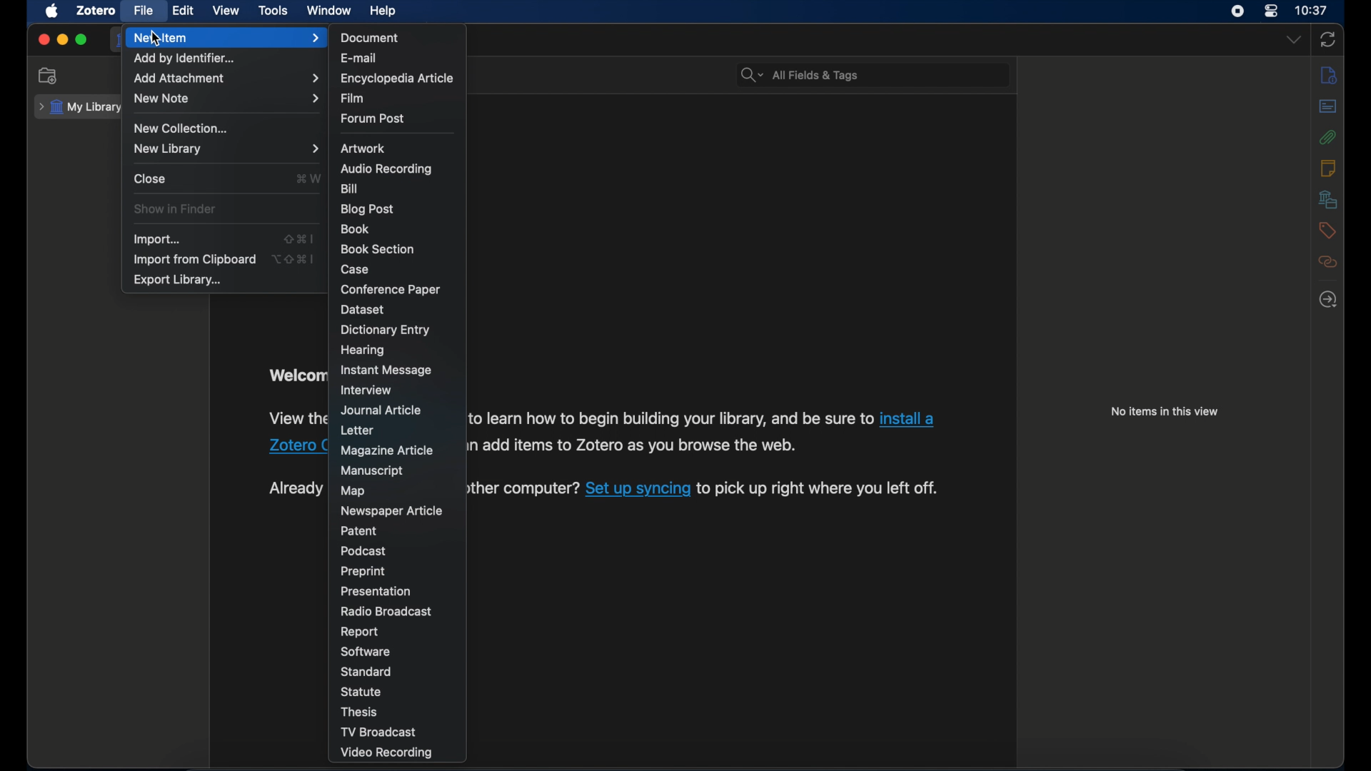 This screenshot has height=771, width=1371. What do you see at coordinates (351, 188) in the screenshot?
I see `bill` at bounding box center [351, 188].